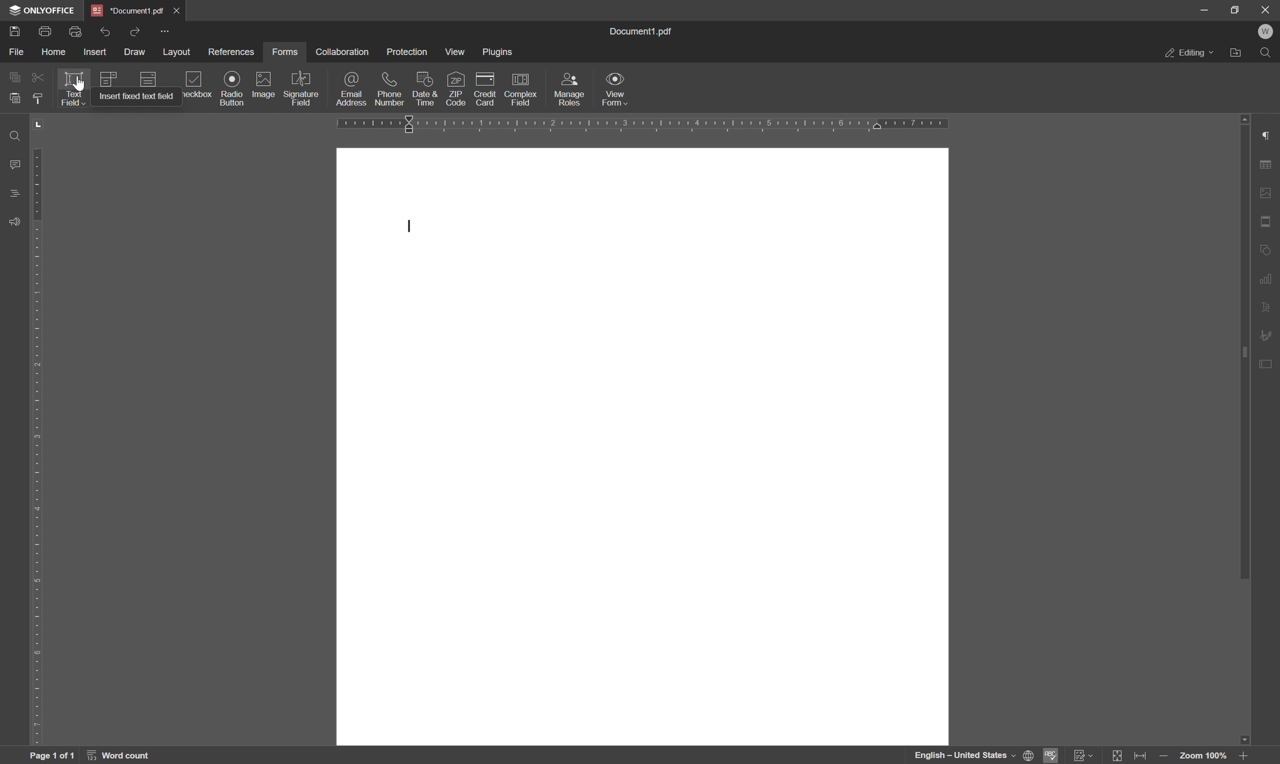 This screenshot has width=1280, height=764. I want to click on page 1 of 1, so click(51, 756).